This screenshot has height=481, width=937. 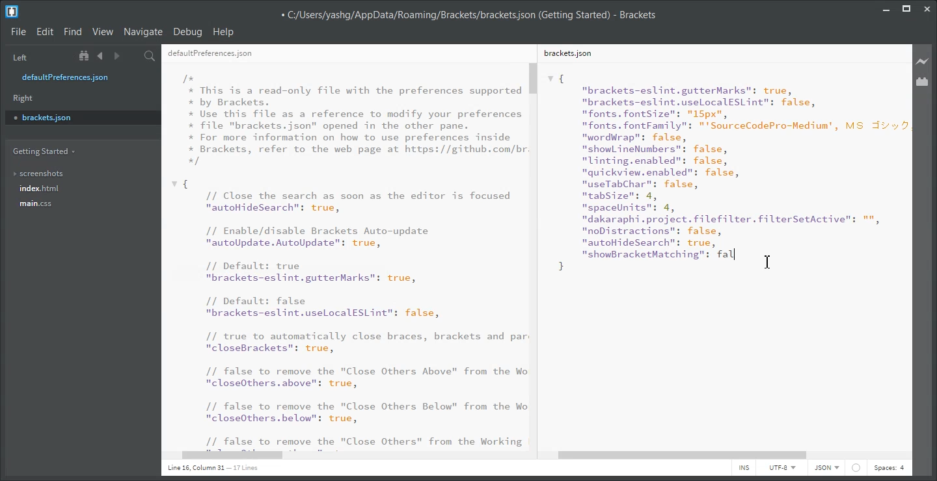 What do you see at coordinates (923, 60) in the screenshot?
I see `Live Preview` at bounding box center [923, 60].